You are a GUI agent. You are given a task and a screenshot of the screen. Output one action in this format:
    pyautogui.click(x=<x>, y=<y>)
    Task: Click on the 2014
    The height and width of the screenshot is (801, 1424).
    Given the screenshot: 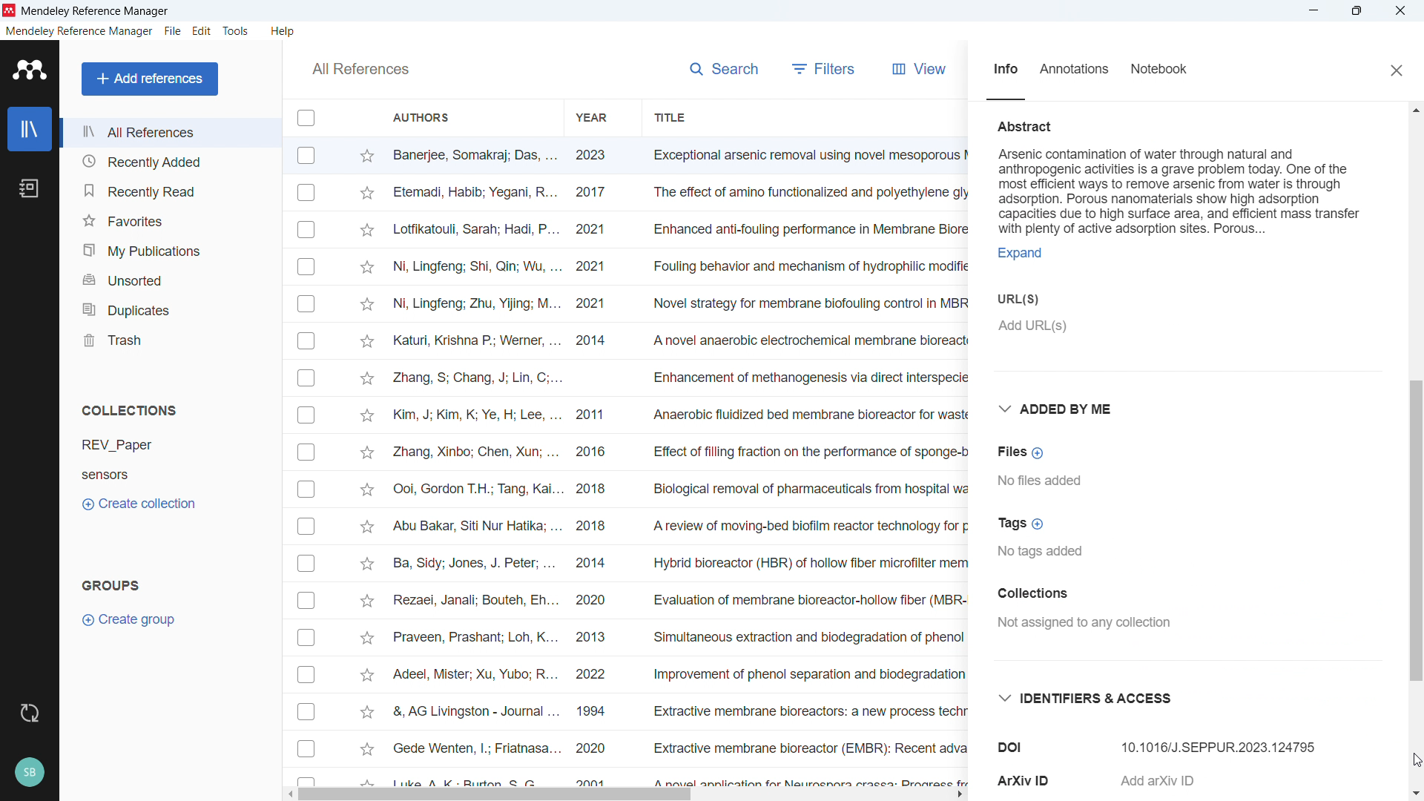 What is the action you would take?
    pyautogui.click(x=593, y=342)
    